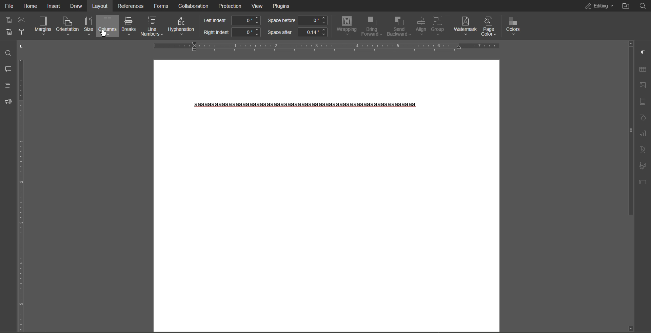  What do you see at coordinates (422, 27) in the screenshot?
I see `Align` at bounding box center [422, 27].